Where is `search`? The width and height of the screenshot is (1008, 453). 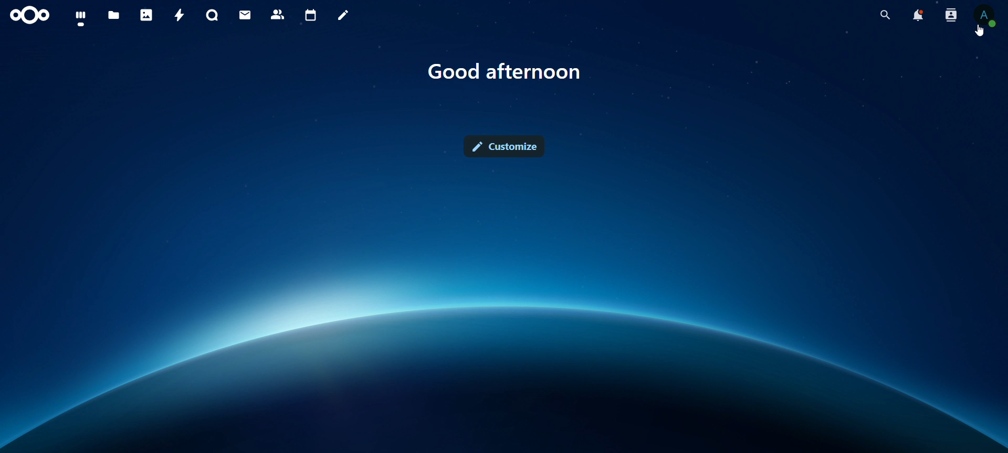 search is located at coordinates (883, 15).